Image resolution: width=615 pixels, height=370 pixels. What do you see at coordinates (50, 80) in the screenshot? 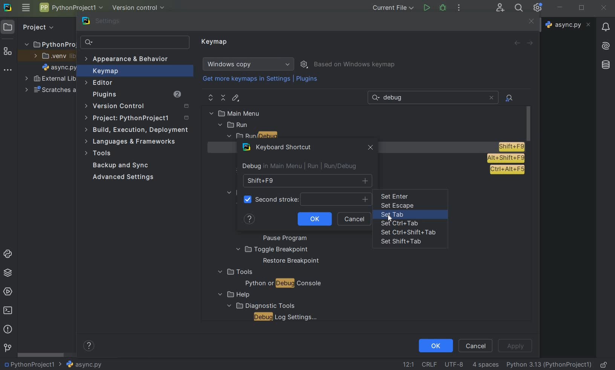
I see `external libraries` at bounding box center [50, 80].